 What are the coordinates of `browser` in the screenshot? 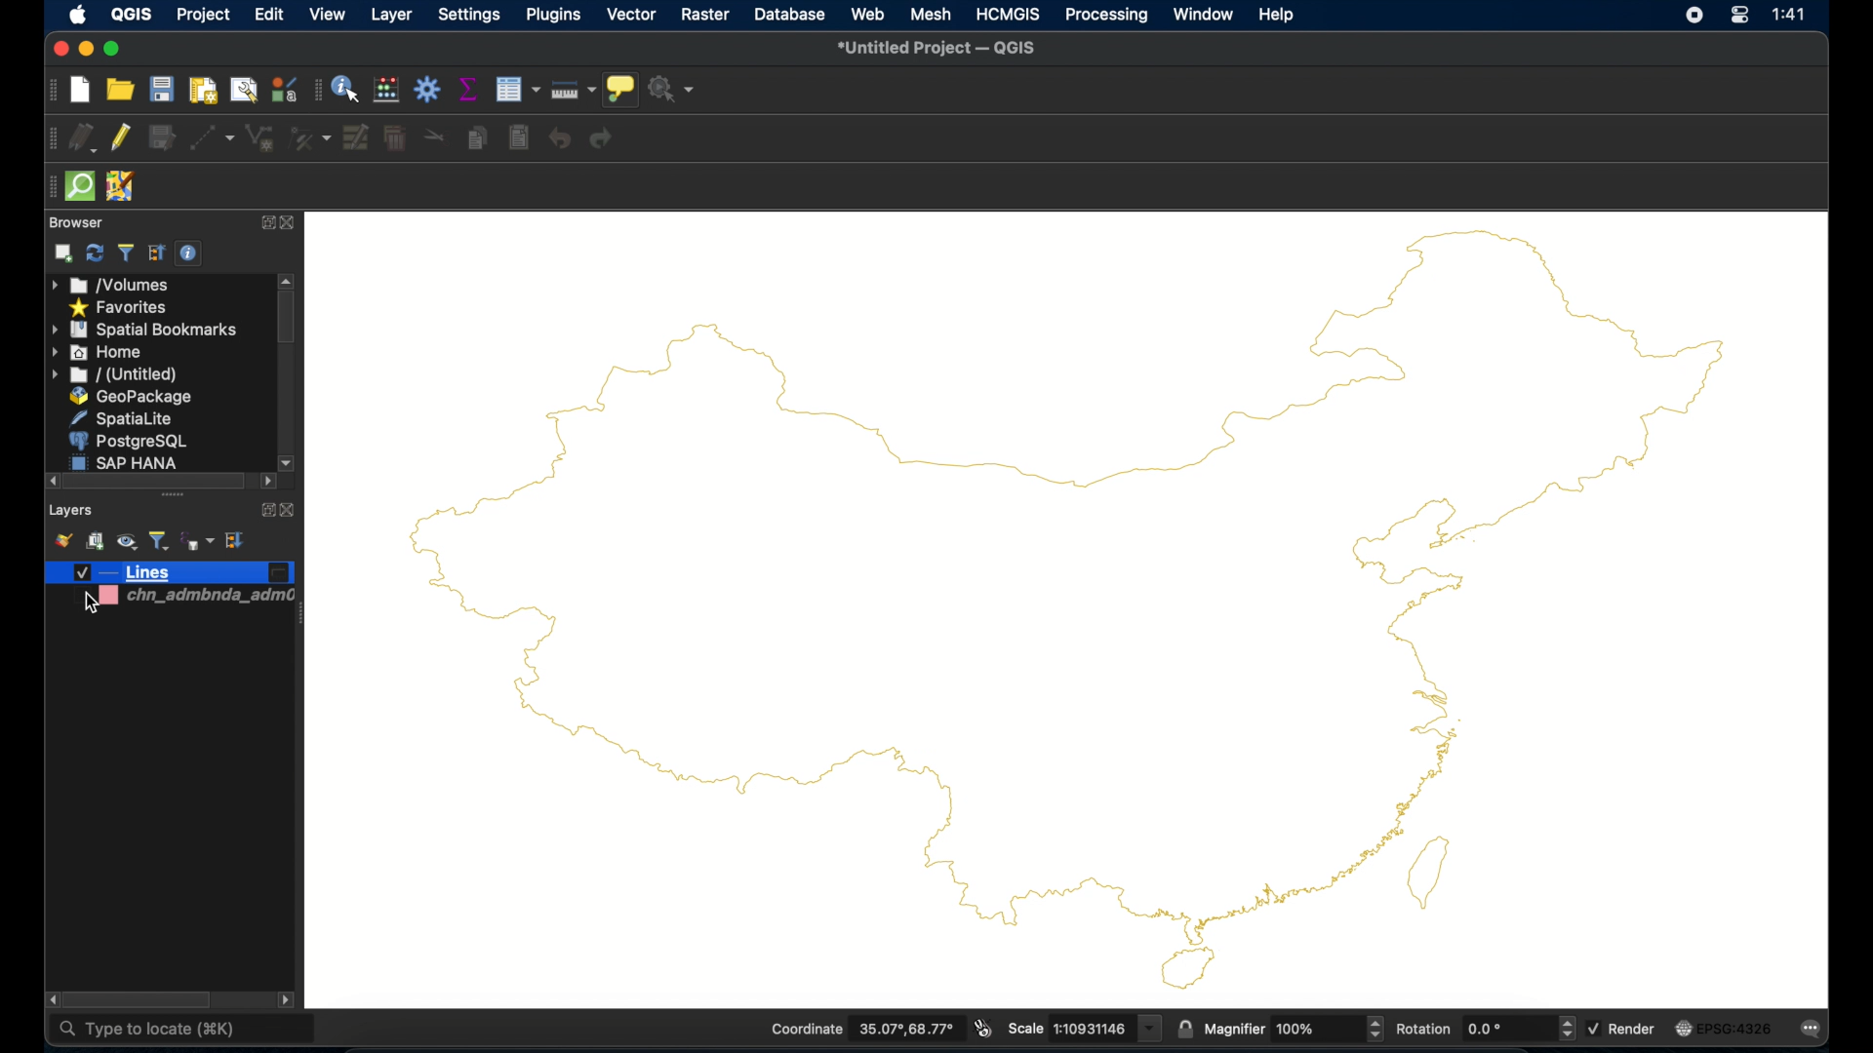 It's located at (76, 222).